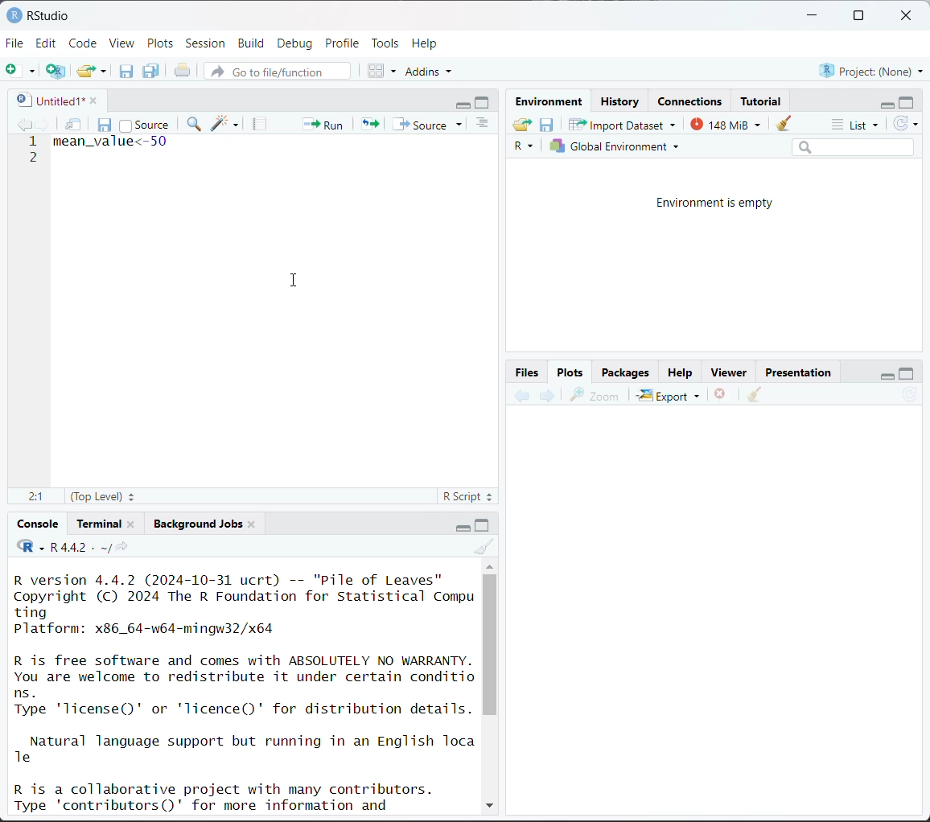  I want to click on File, so click(15, 43).